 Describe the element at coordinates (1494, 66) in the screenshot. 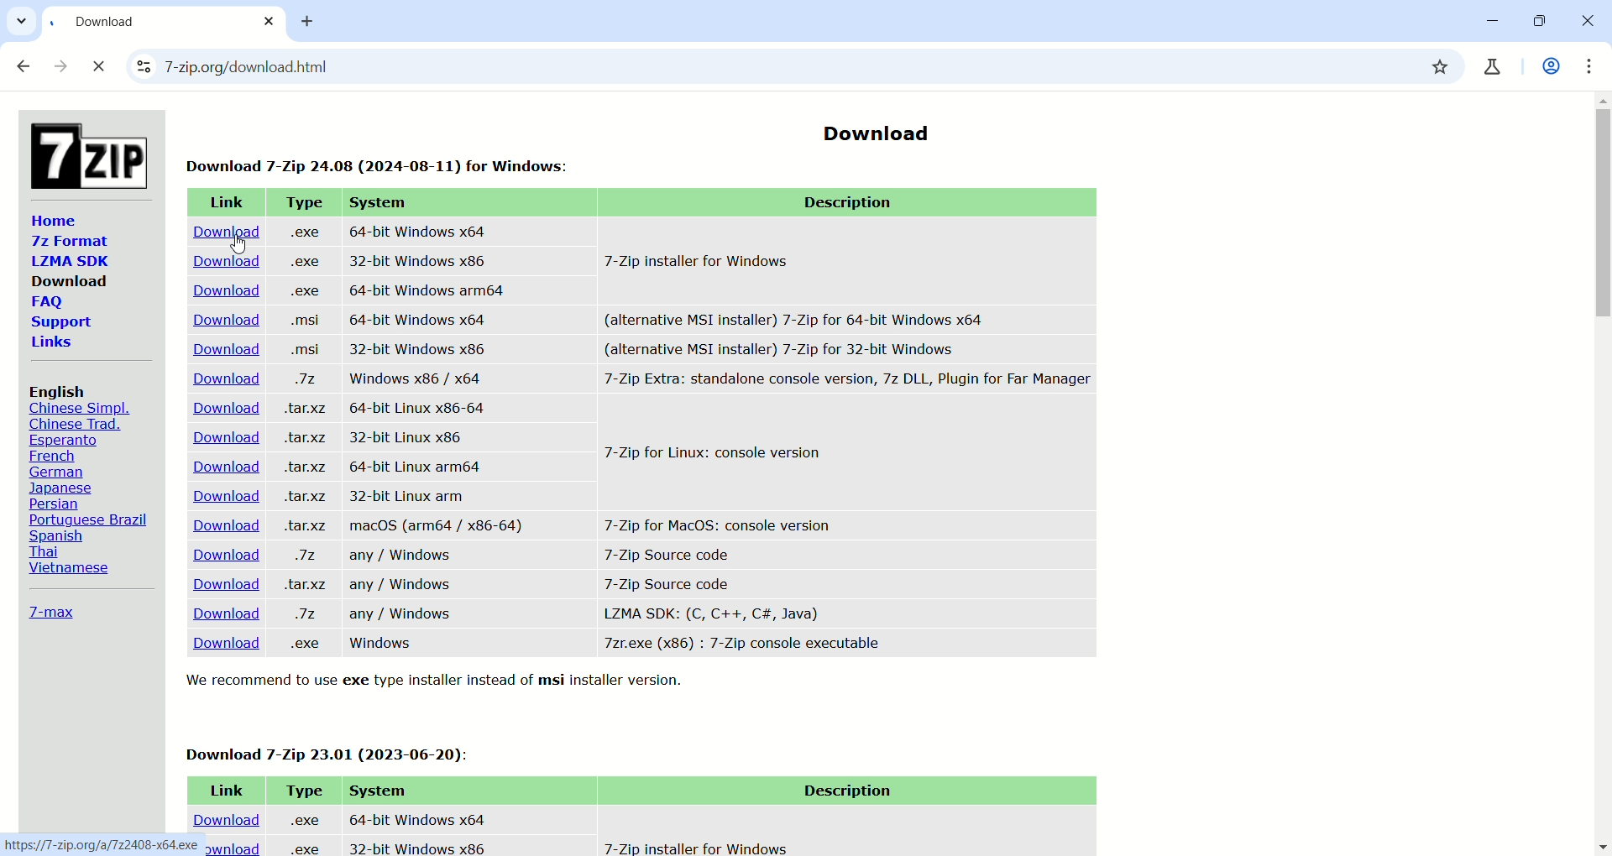

I see `chrome labs` at that location.